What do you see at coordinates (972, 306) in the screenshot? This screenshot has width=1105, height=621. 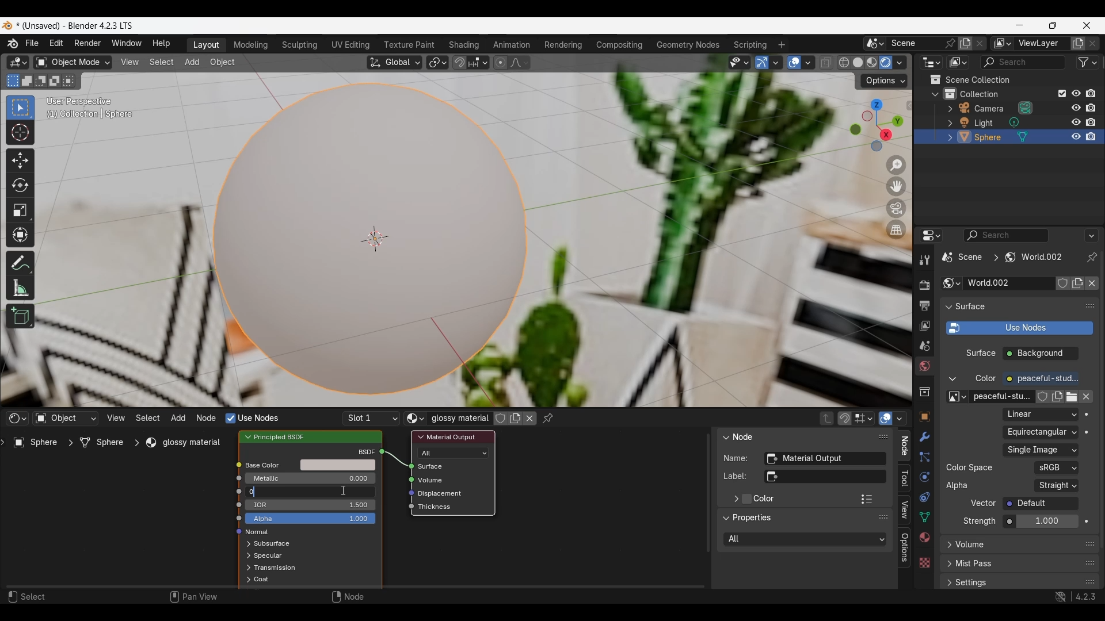 I see `surface` at bounding box center [972, 306].